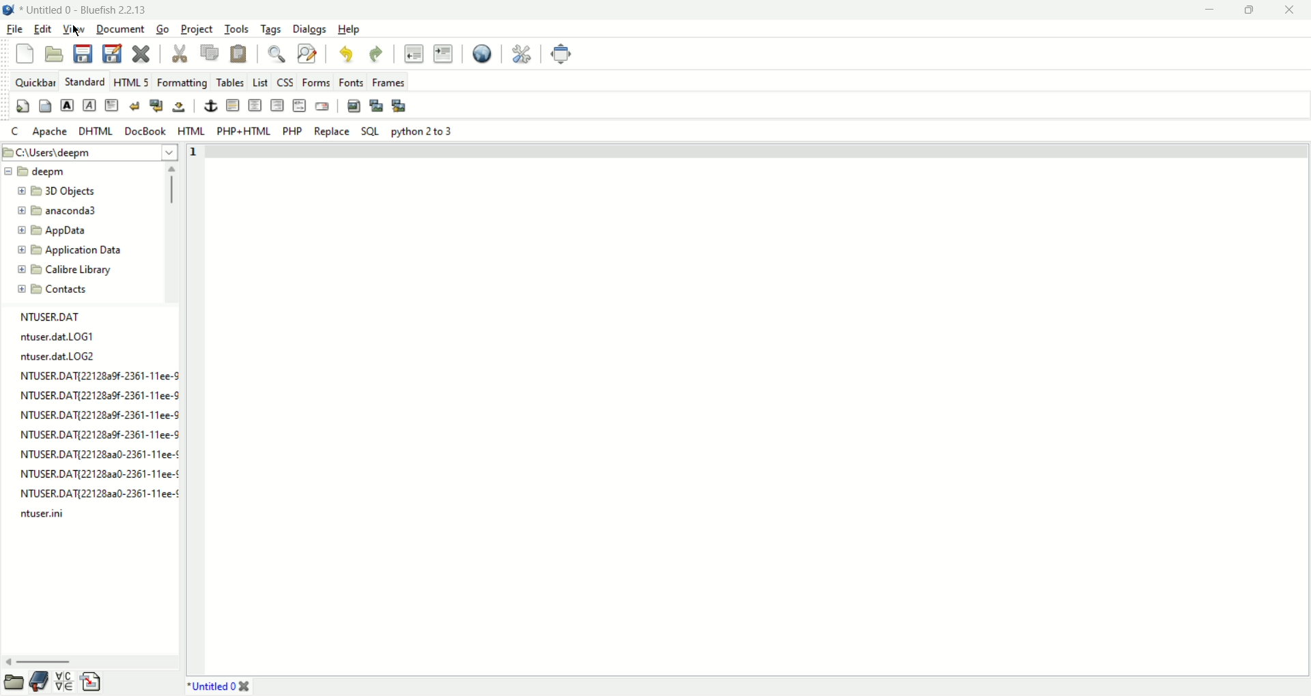  I want to click on scroll bar, so click(91, 663).